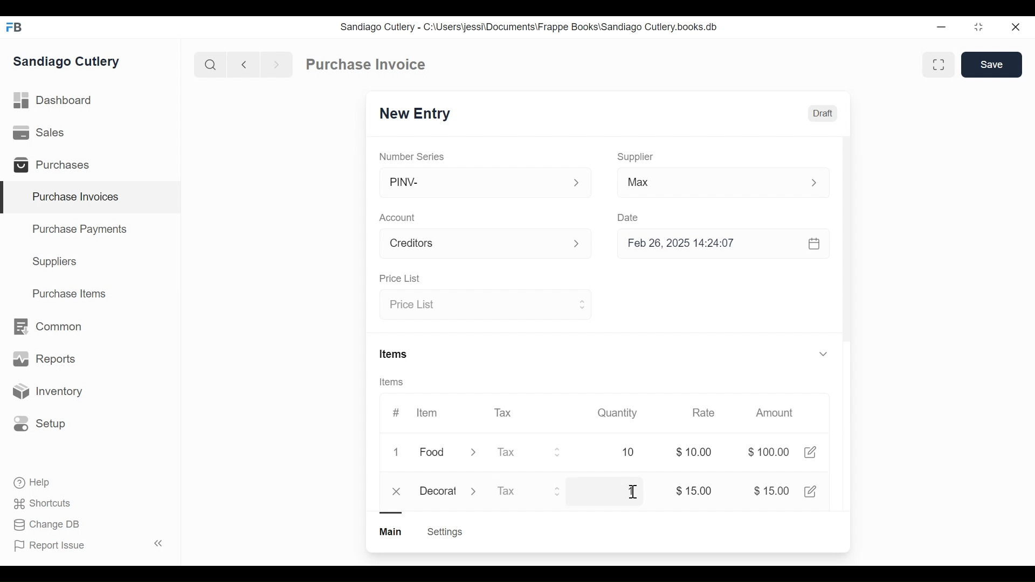 This screenshot has width=1035, height=582. I want to click on Draft, so click(823, 115).